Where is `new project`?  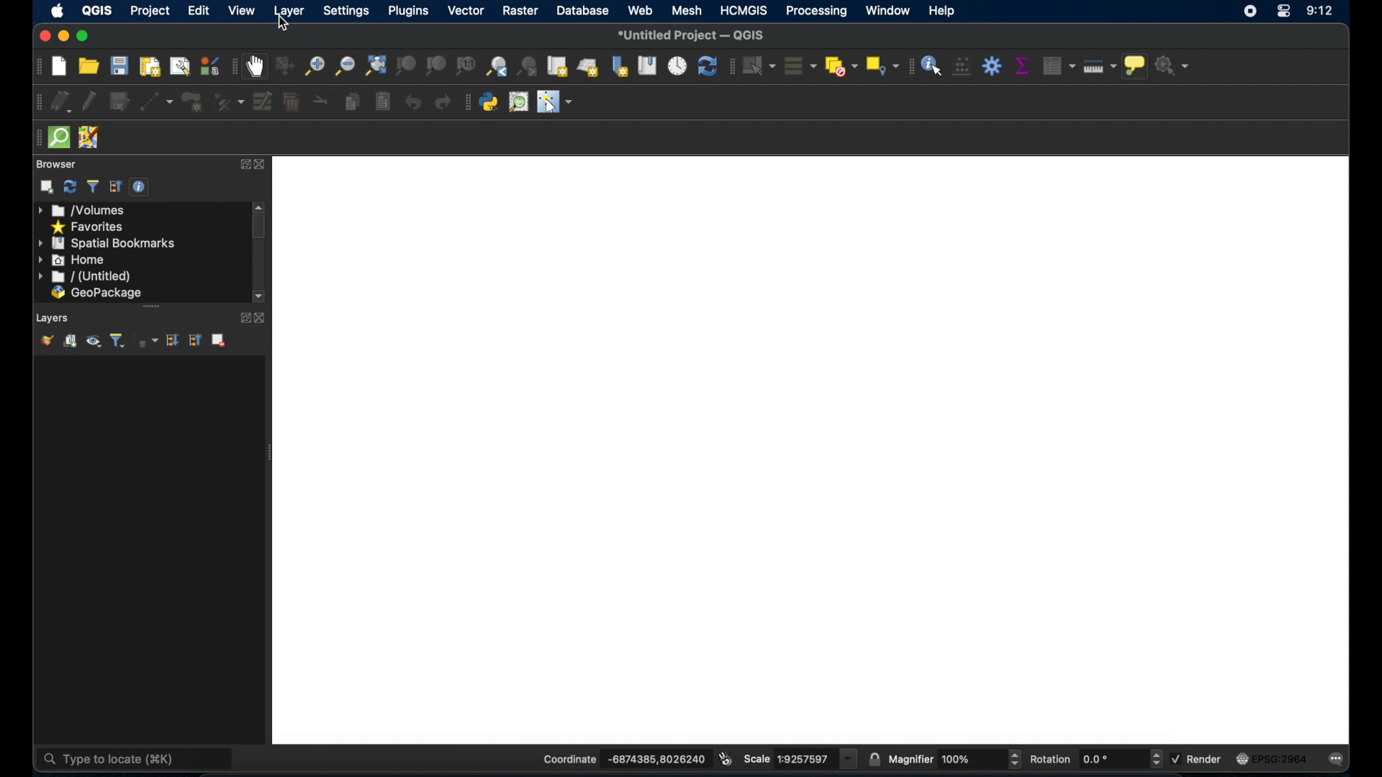 new project is located at coordinates (58, 66).